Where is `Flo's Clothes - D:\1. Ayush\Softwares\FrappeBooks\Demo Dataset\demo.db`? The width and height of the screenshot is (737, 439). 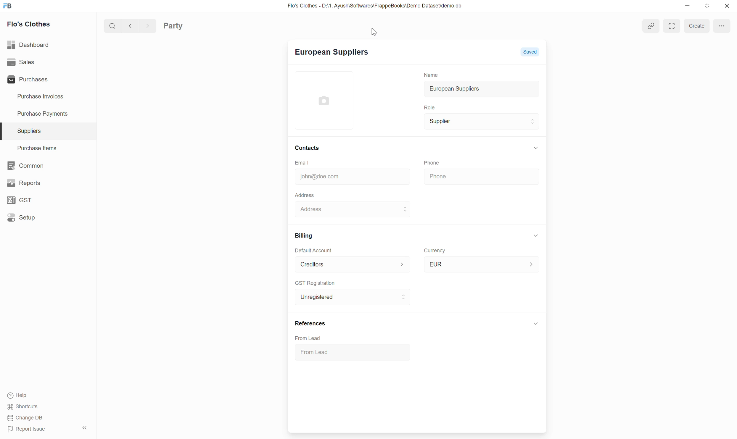 Flo's Clothes - D:\1. Ayush\Softwares\FrappeBooks\Demo Dataset\demo.db is located at coordinates (368, 5).